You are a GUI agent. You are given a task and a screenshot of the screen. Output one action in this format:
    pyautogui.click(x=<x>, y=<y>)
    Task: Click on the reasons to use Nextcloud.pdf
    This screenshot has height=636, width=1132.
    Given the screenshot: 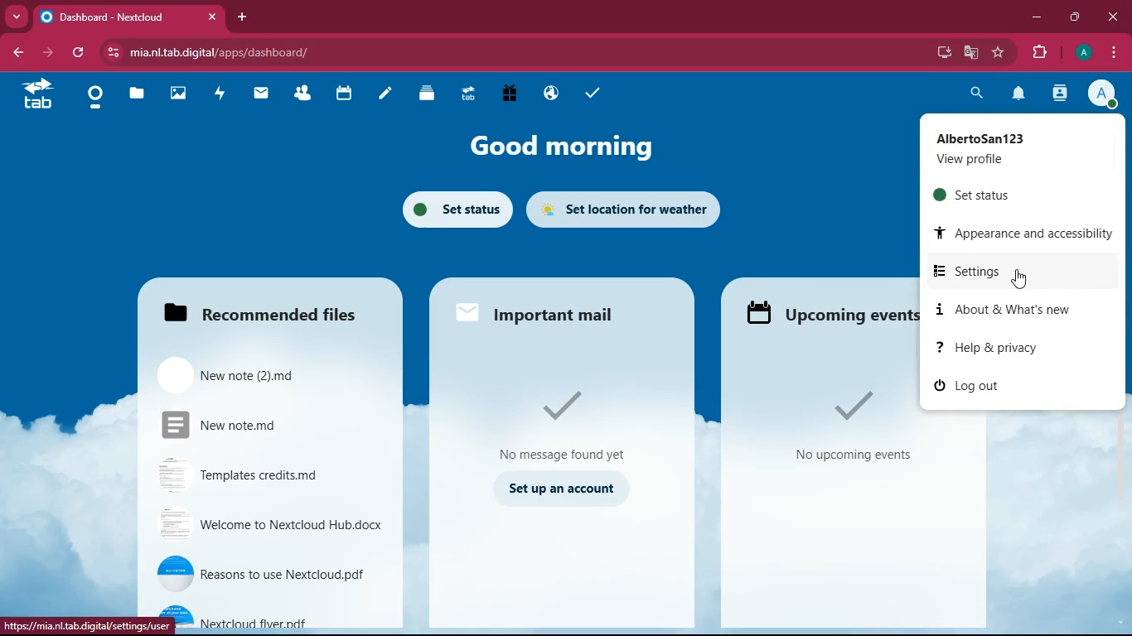 What is the action you would take?
    pyautogui.click(x=270, y=575)
    